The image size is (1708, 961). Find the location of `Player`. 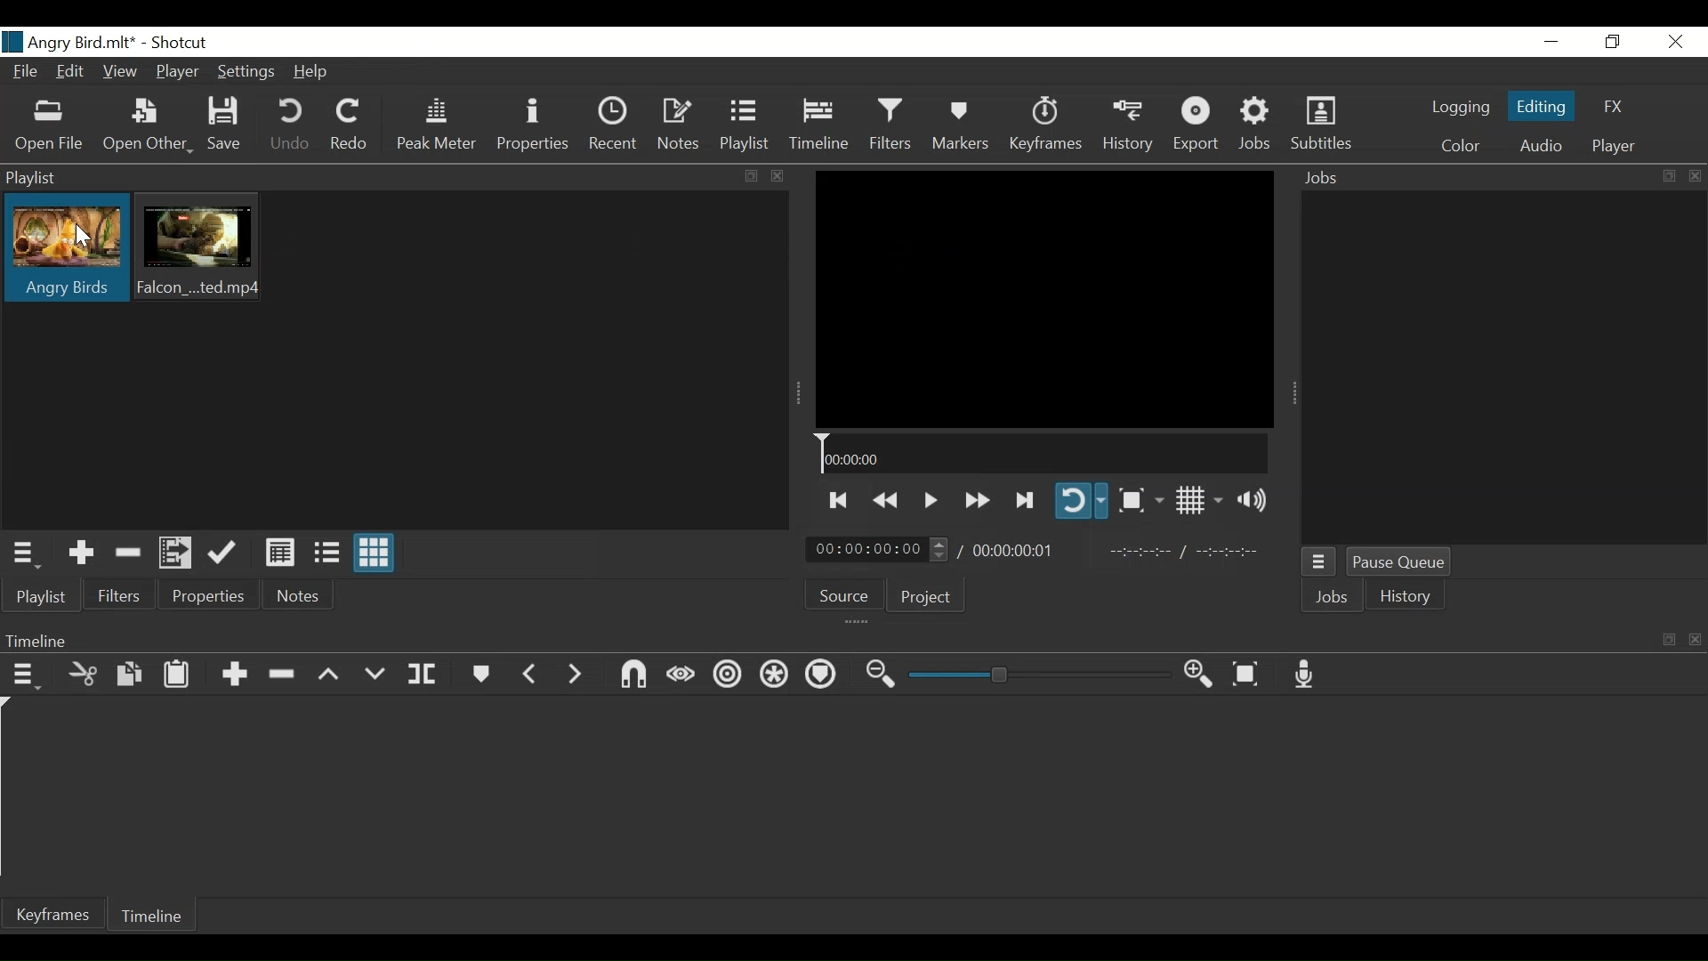

Player is located at coordinates (178, 74).